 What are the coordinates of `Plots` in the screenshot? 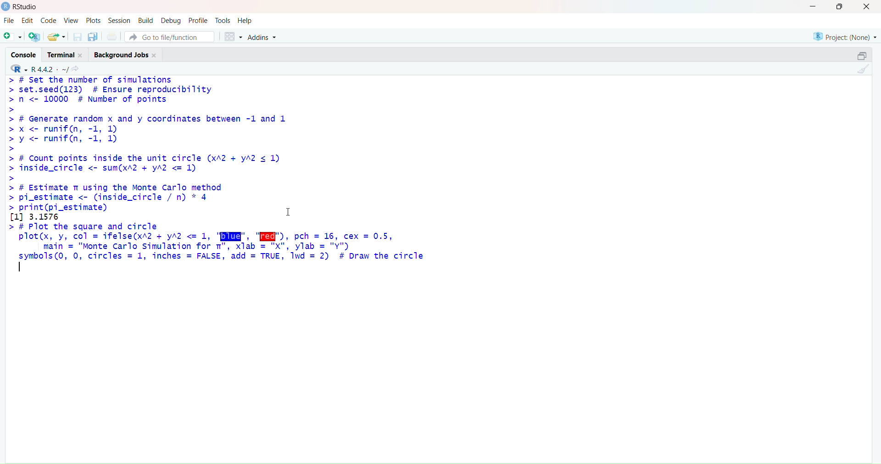 It's located at (94, 20).